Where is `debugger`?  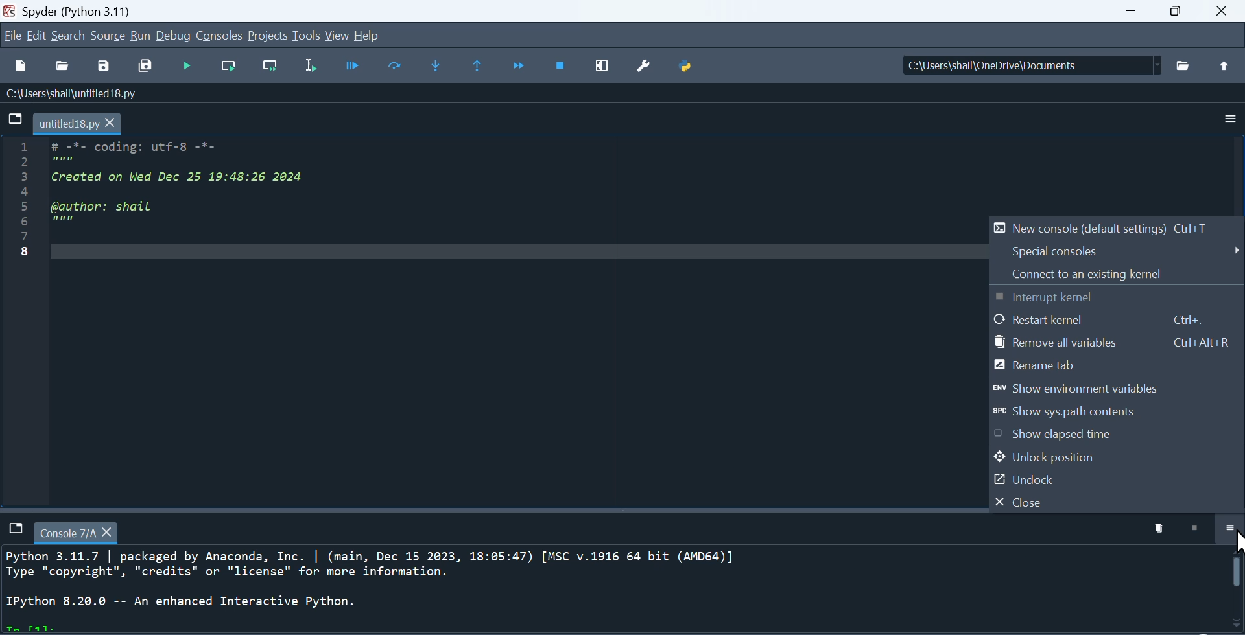
debugger is located at coordinates (351, 66).